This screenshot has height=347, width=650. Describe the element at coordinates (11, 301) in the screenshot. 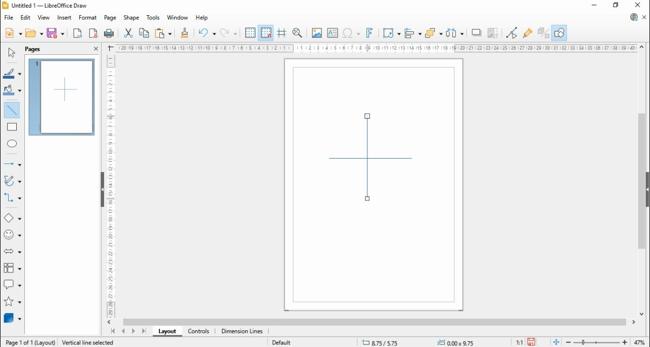

I see `stars and banners` at that location.